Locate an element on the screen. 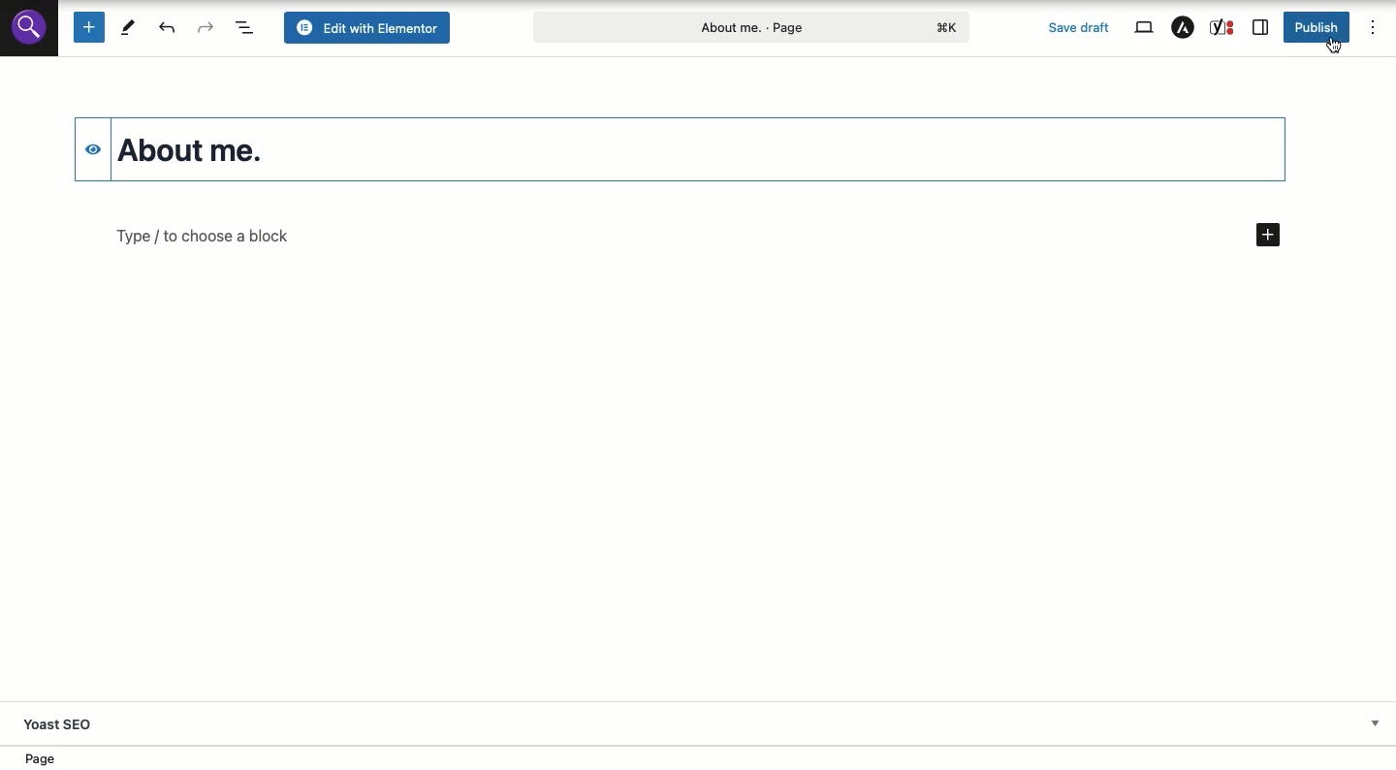 Image resolution: width=1396 pixels, height=770 pixels. Save draft is located at coordinates (1078, 27).